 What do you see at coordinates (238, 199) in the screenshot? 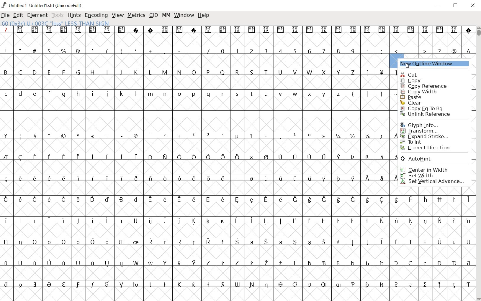
I see `special letters` at bounding box center [238, 199].